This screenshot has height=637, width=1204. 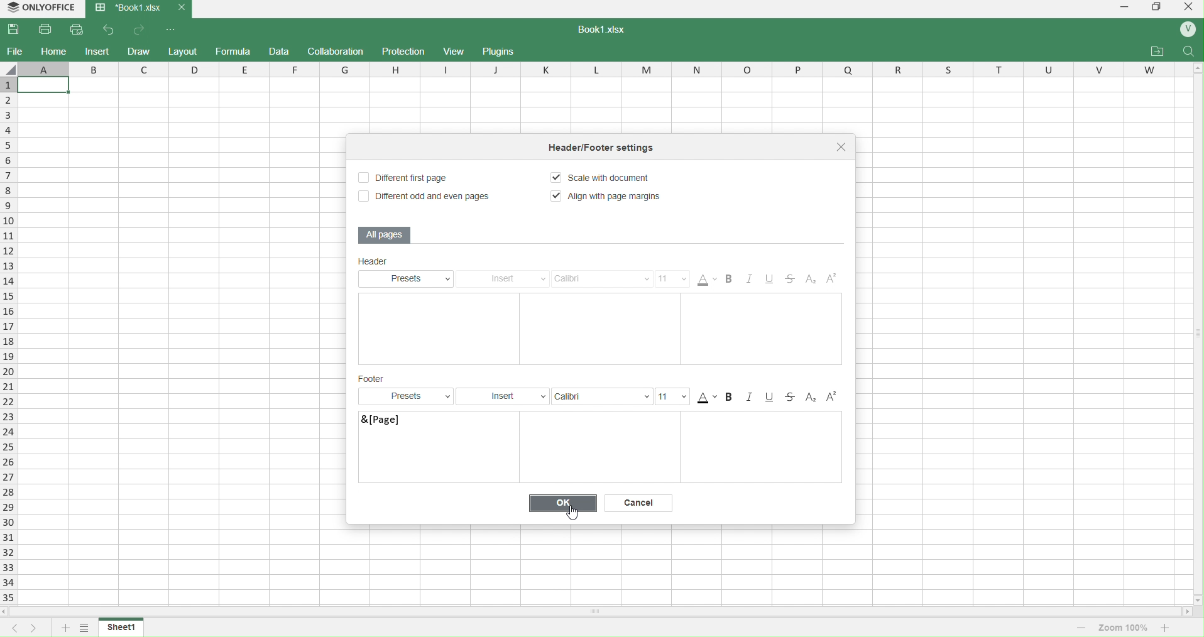 I want to click on current cell, so click(x=43, y=85).